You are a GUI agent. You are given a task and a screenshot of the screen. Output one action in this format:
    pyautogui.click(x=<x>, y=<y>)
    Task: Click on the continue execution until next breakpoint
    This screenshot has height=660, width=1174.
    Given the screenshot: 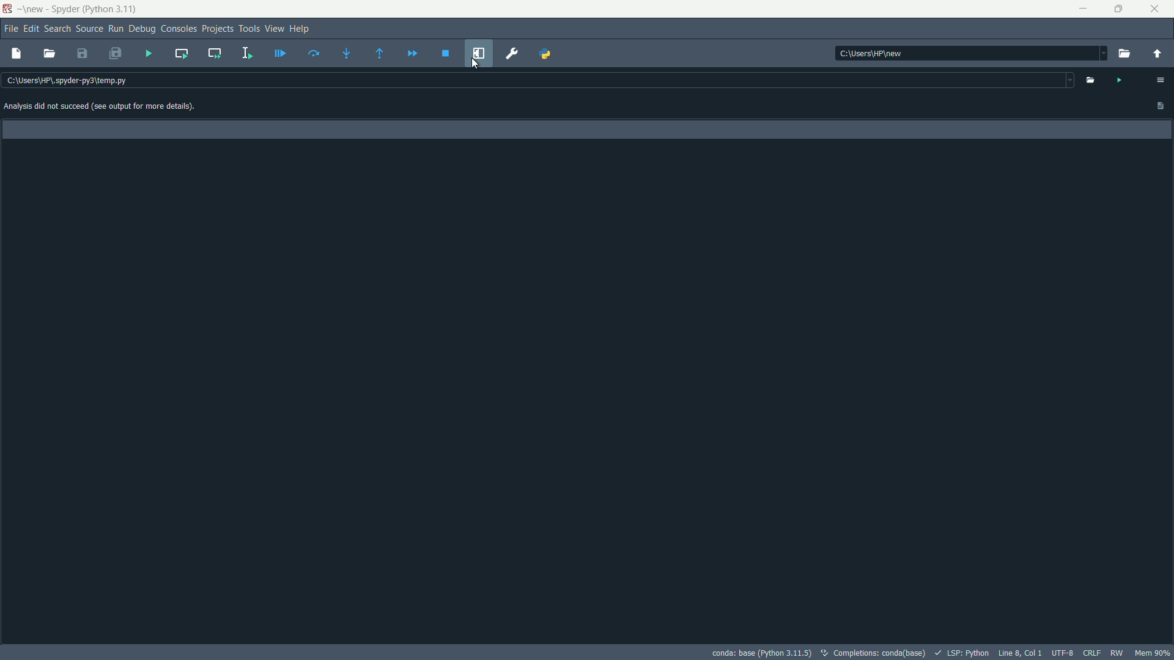 What is the action you would take?
    pyautogui.click(x=413, y=54)
    